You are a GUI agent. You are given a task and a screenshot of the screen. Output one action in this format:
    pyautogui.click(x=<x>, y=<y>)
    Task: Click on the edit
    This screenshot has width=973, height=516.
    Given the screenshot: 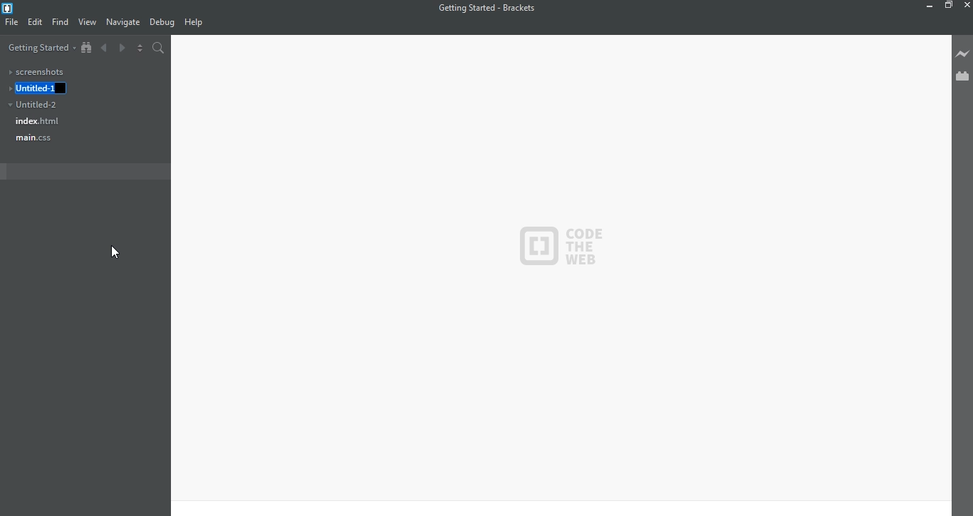 What is the action you would take?
    pyautogui.click(x=37, y=23)
    